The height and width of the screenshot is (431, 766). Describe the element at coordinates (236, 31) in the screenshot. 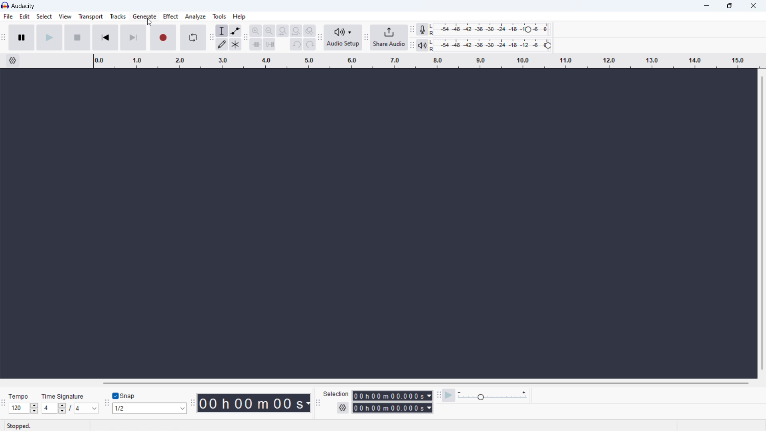

I see `envelop tool` at that location.